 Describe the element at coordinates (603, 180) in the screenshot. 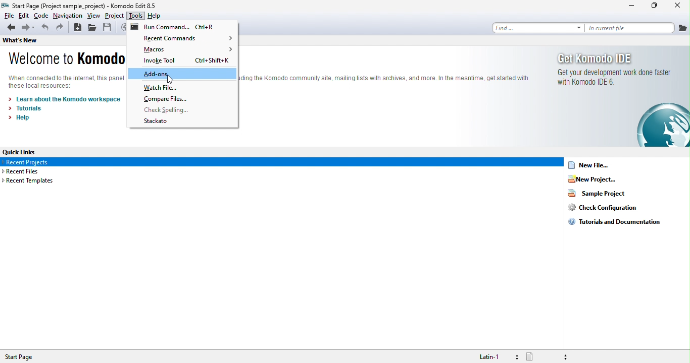

I see `new project` at that location.